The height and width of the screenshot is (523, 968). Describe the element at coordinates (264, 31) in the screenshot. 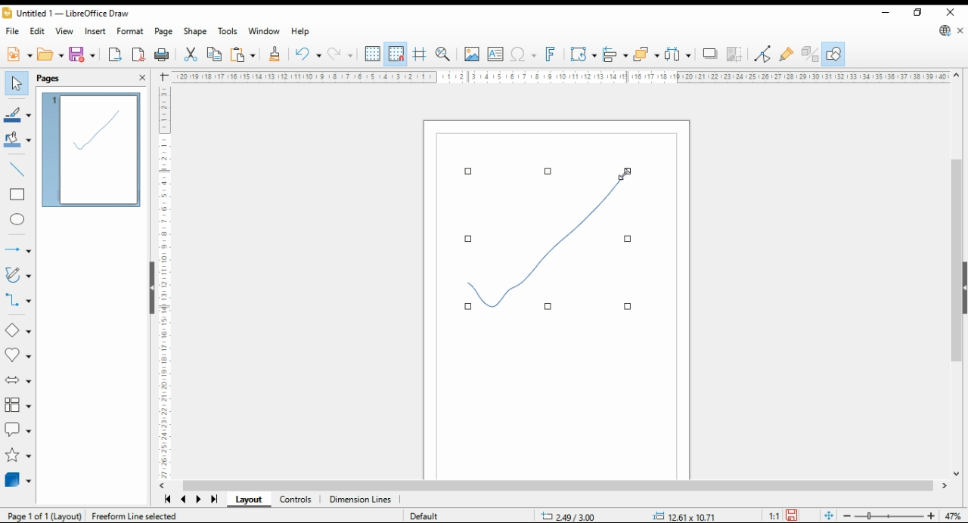

I see `window` at that location.